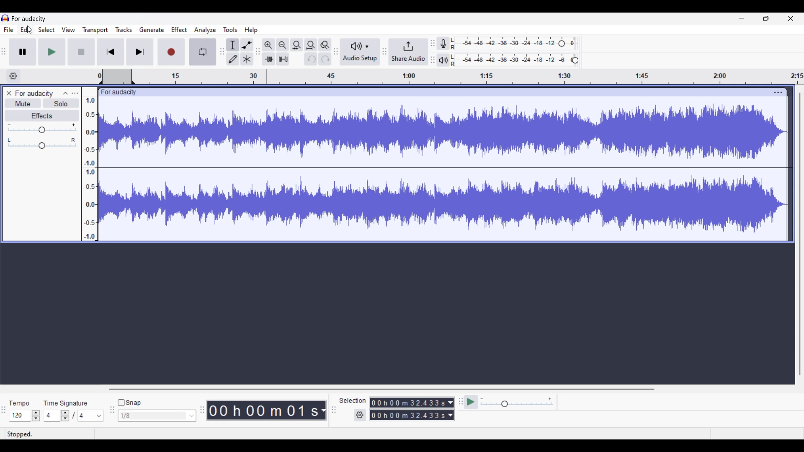 The width and height of the screenshot is (804, 452). Describe the element at coordinates (68, 30) in the screenshot. I see `View menu` at that location.